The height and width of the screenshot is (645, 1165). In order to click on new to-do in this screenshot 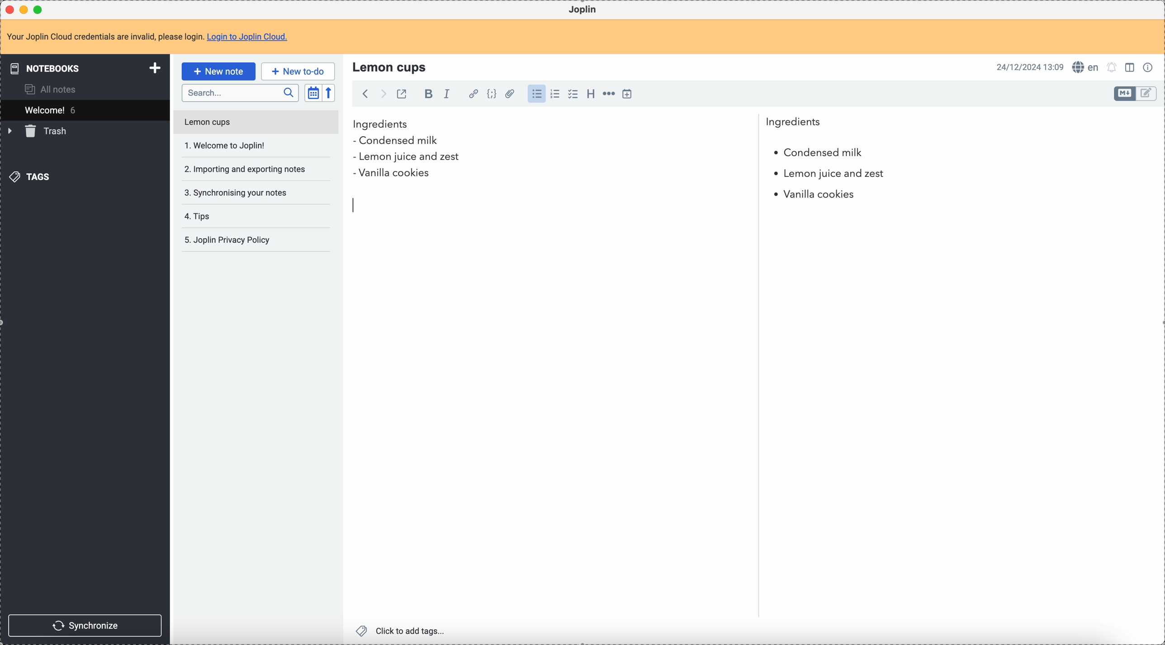, I will do `click(298, 71)`.